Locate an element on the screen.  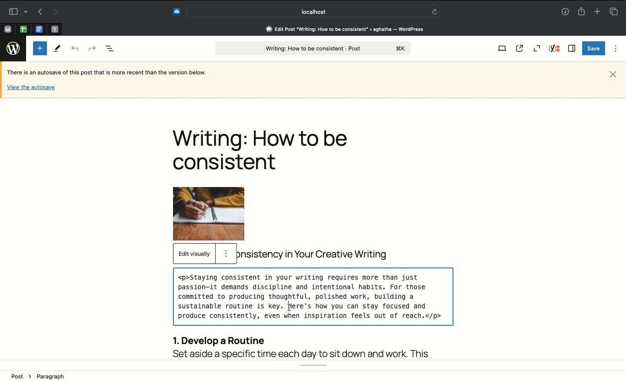
Redo is located at coordinates (92, 47).